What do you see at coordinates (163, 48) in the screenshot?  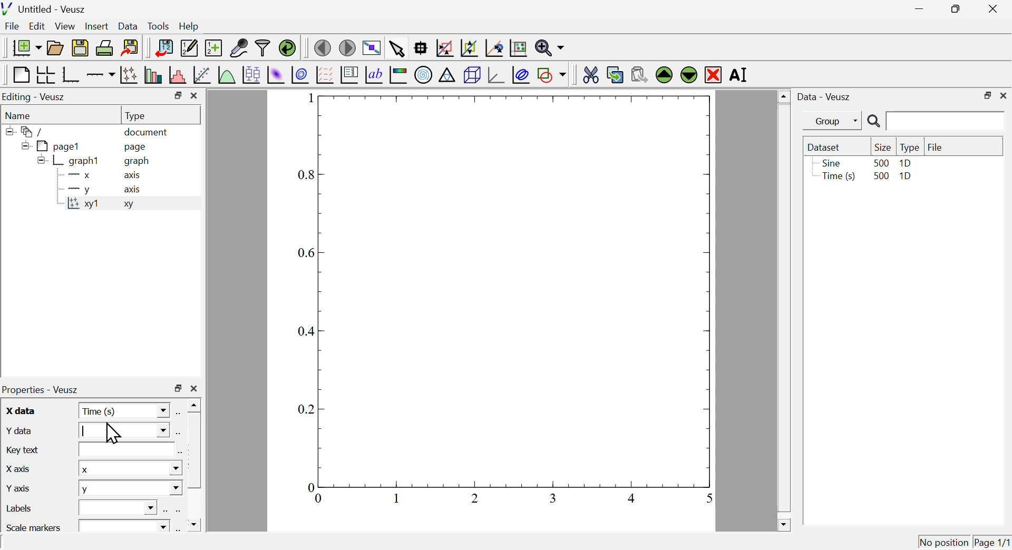 I see `import data into veusz` at bounding box center [163, 48].